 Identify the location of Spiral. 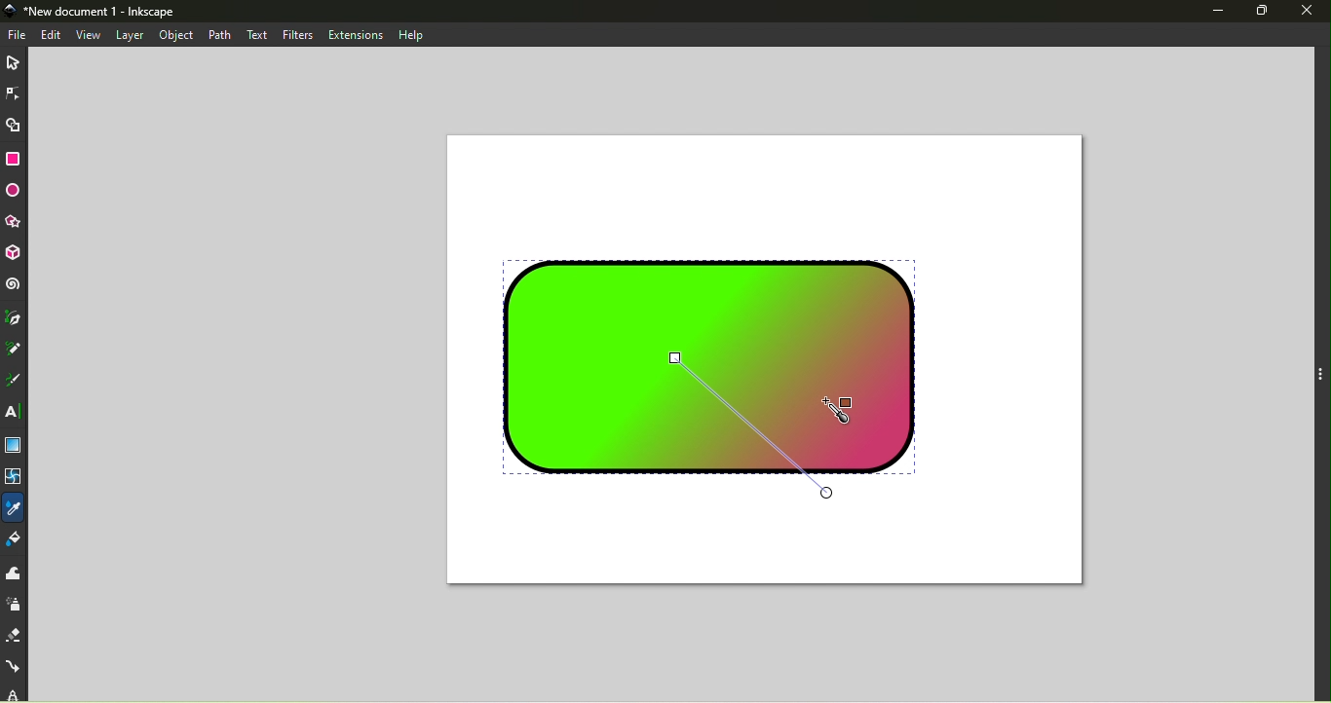
(16, 285).